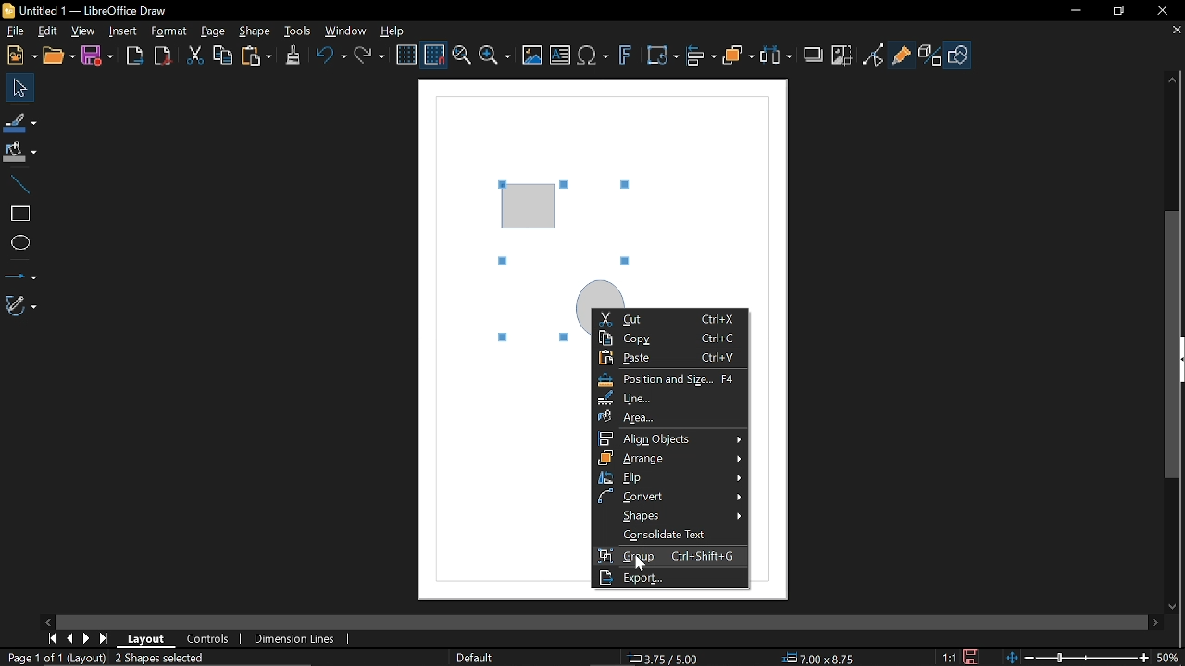  I want to click on Toggle point of view, so click(873, 56).